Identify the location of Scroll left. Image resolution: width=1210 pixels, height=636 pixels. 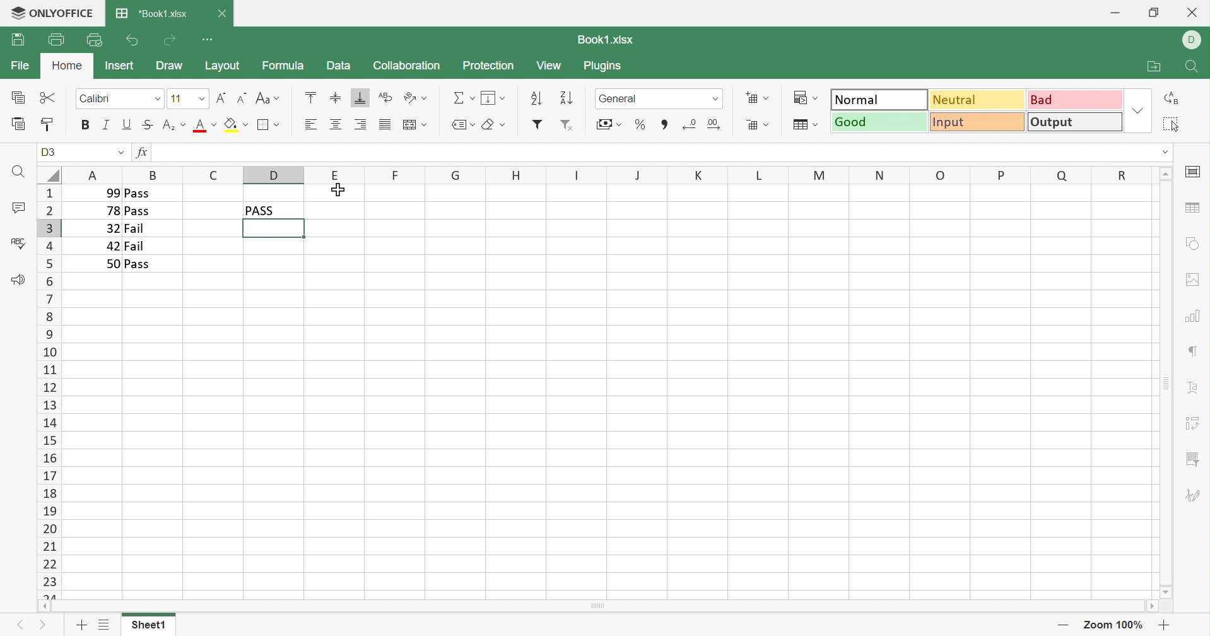
(43, 607).